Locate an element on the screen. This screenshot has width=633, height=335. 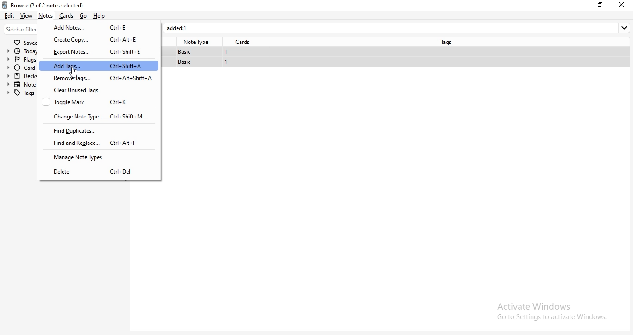
add notes is located at coordinates (102, 27).